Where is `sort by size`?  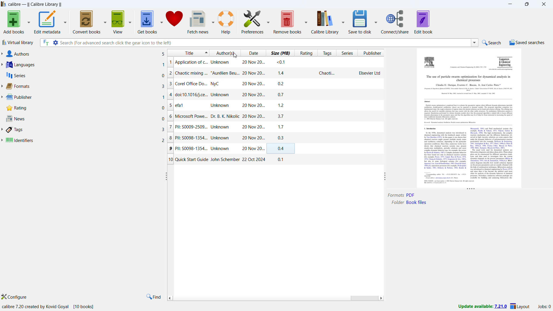
sort by size is located at coordinates (280, 53).